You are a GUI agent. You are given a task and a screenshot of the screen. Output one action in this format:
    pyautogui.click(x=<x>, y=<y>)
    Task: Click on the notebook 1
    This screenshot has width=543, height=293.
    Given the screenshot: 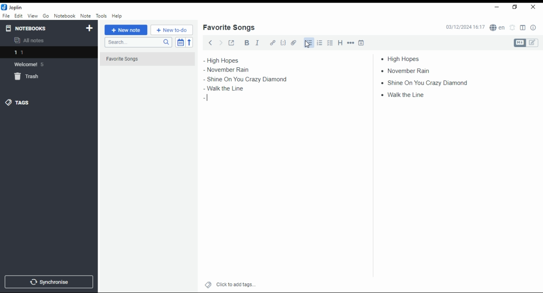 What is the action you would take?
    pyautogui.click(x=31, y=53)
    